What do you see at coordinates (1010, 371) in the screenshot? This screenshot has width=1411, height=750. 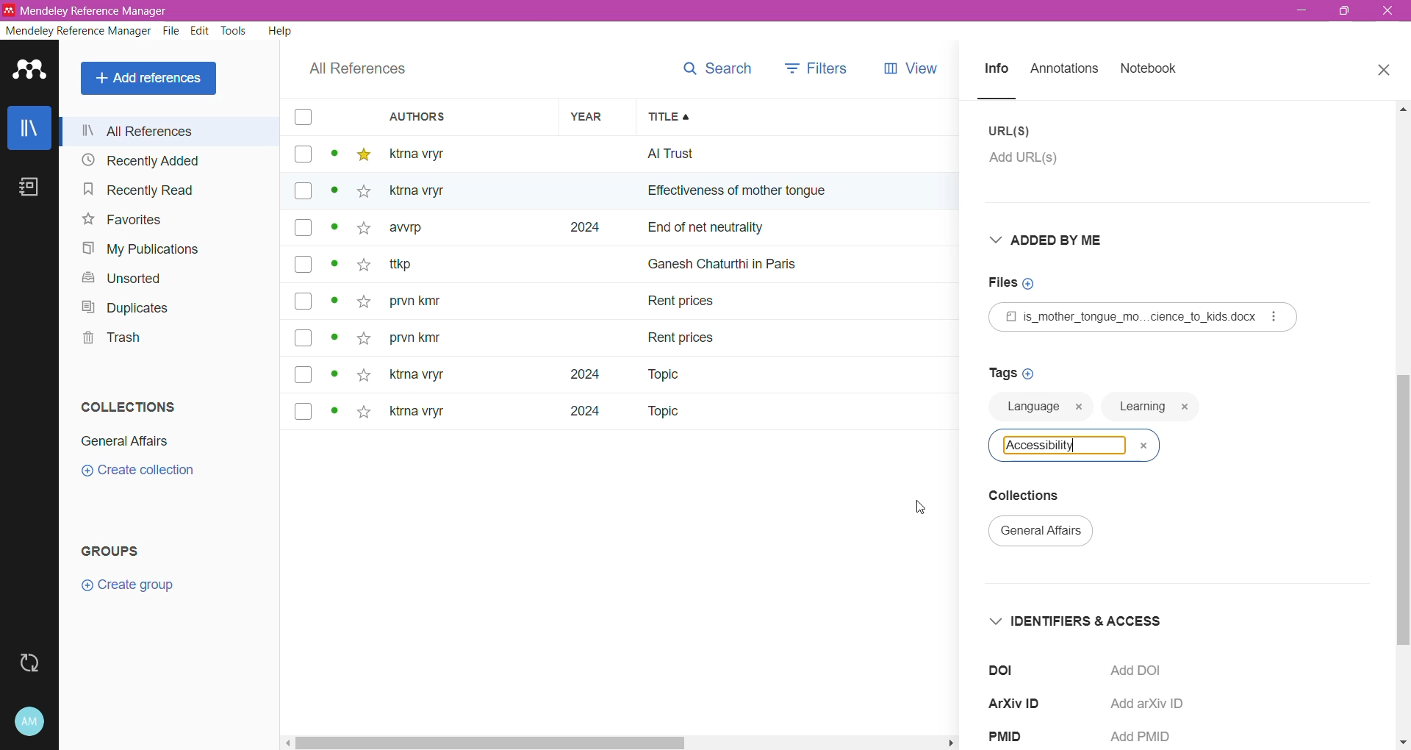 I see `Click to add Tags` at bounding box center [1010, 371].